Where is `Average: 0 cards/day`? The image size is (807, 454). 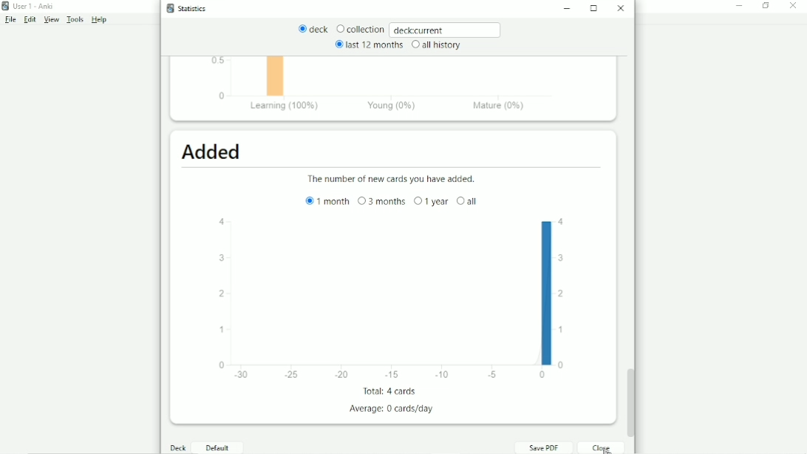 Average: 0 cards/day is located at coordinates (398, 410).